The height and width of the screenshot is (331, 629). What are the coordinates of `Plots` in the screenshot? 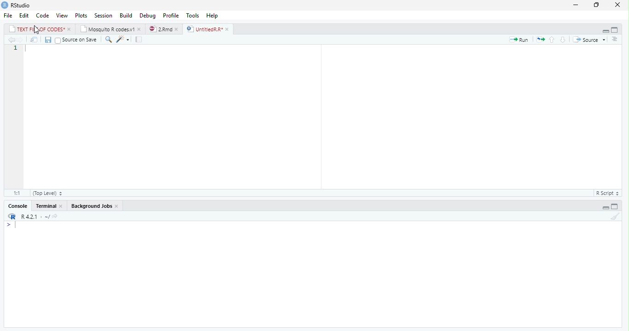 It's located at (81, 15).